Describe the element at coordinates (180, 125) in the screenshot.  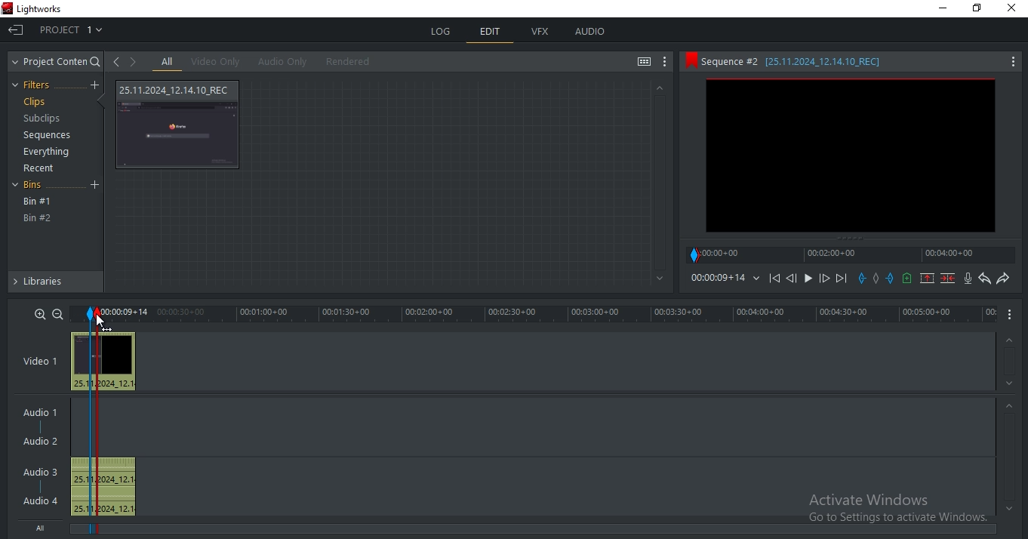
I see `video` at that location.